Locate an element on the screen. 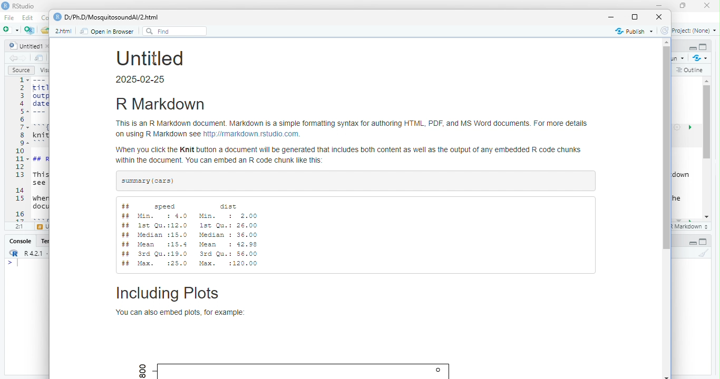  Untitied1 is located at coordinates (26, 46).